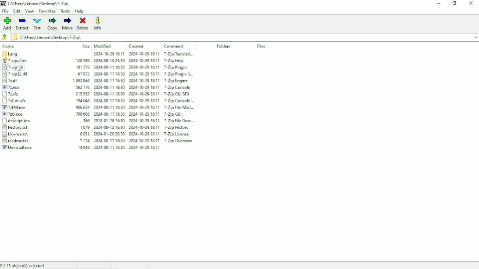 The height and width of the screenshot is (269, 479). Describe the element at coordinates (7, 23) in the screenshot. I see `Add` at that location.